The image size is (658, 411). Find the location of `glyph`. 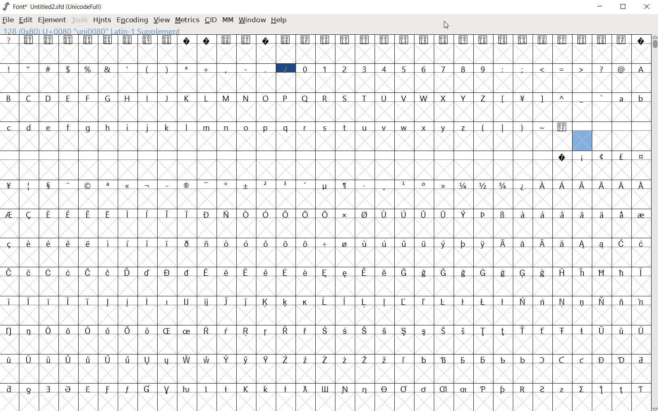

glyph is located at coordinates (128, 214).